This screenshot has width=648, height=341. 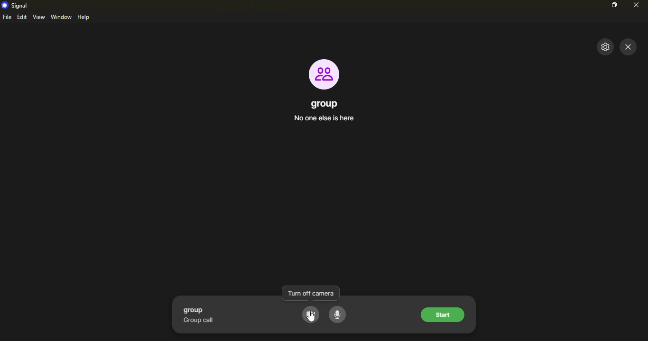 I want to click on group, so click(x=328, y=105).